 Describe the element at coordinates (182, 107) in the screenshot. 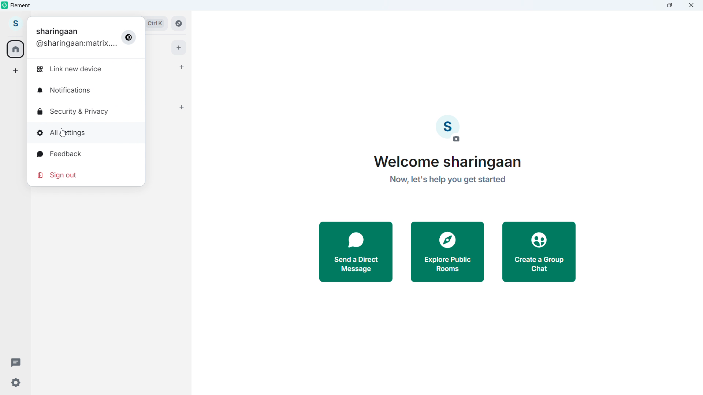

I see `Add rooms ` at that location.